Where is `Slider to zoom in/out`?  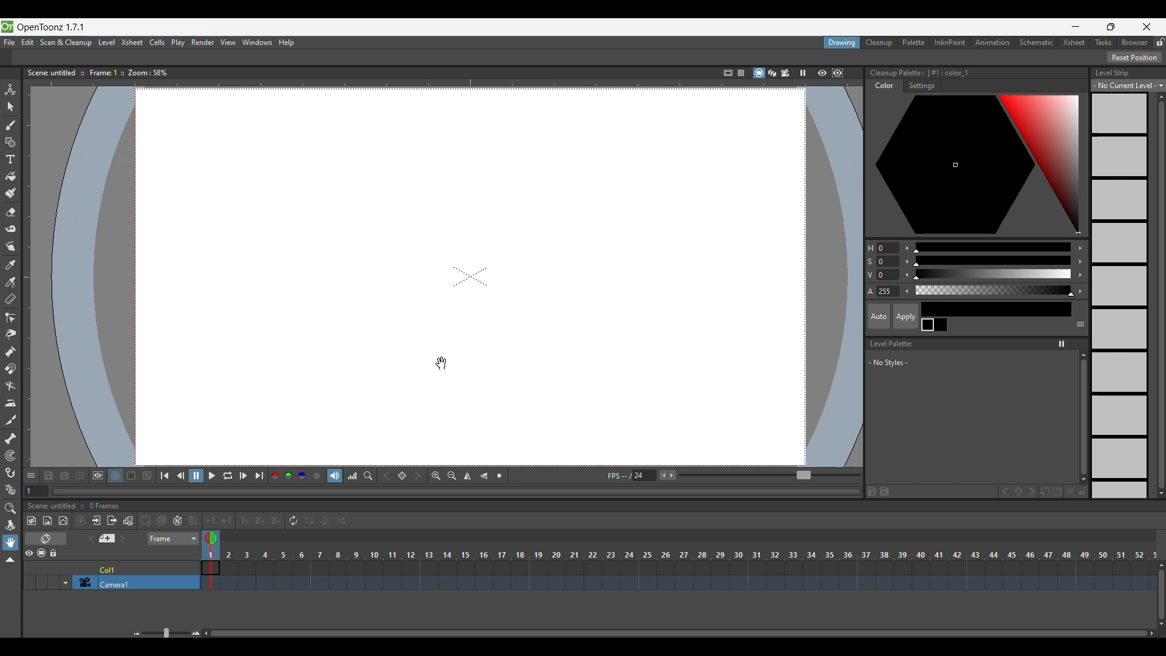
Slider to zoom in/out is located at coordinates (166, 634).